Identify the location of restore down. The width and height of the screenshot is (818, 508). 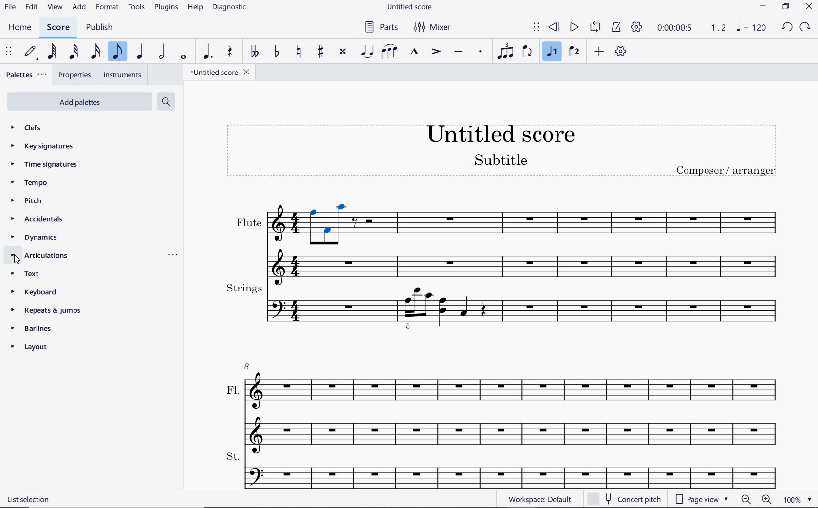
(786, 6).